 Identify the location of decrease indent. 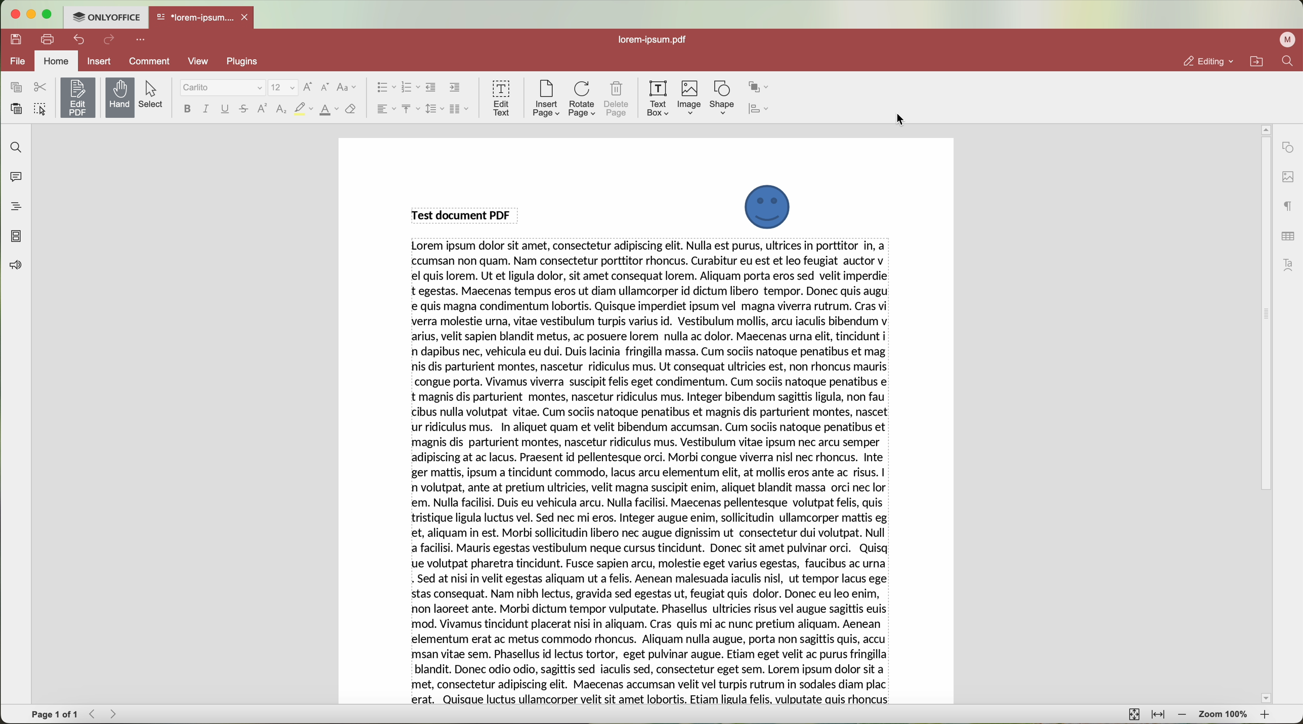
(431, 87).